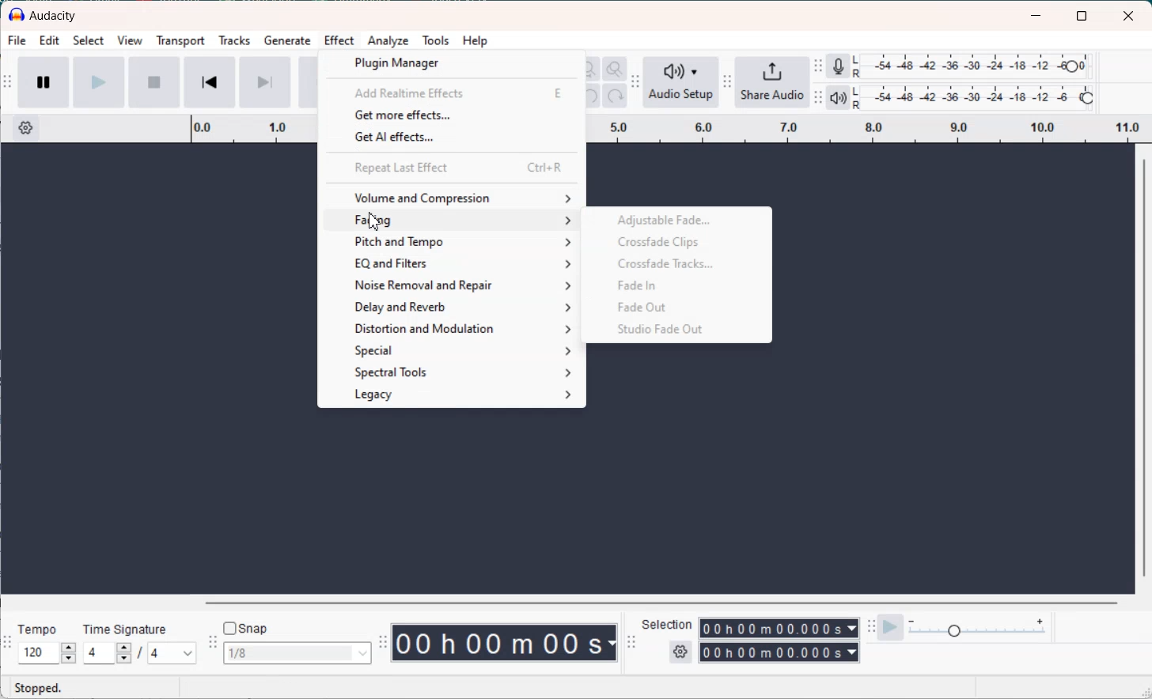 This screenshot has width=1152, height=699. I want to click on hh:mm:ss, so click(506, 642).